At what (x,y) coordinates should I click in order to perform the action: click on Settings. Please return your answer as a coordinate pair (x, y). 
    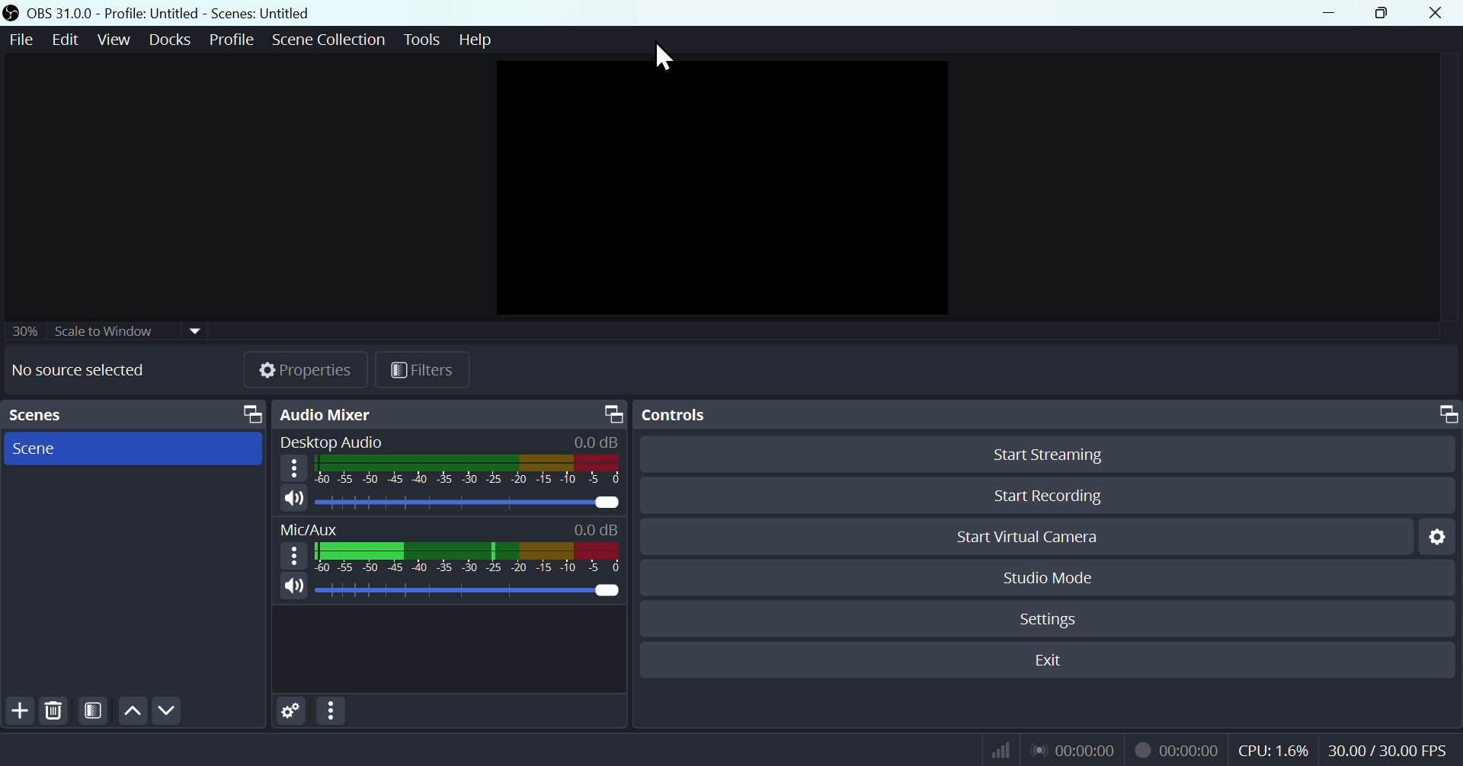
    Looking at the image, I should click on (1440, 536).